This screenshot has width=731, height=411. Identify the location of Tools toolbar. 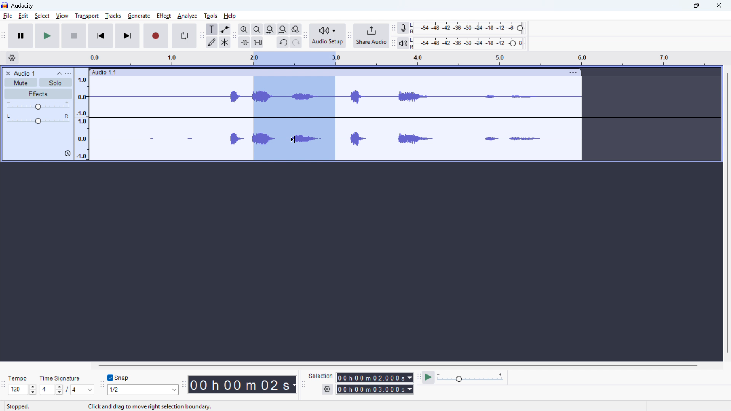
(202, 36).